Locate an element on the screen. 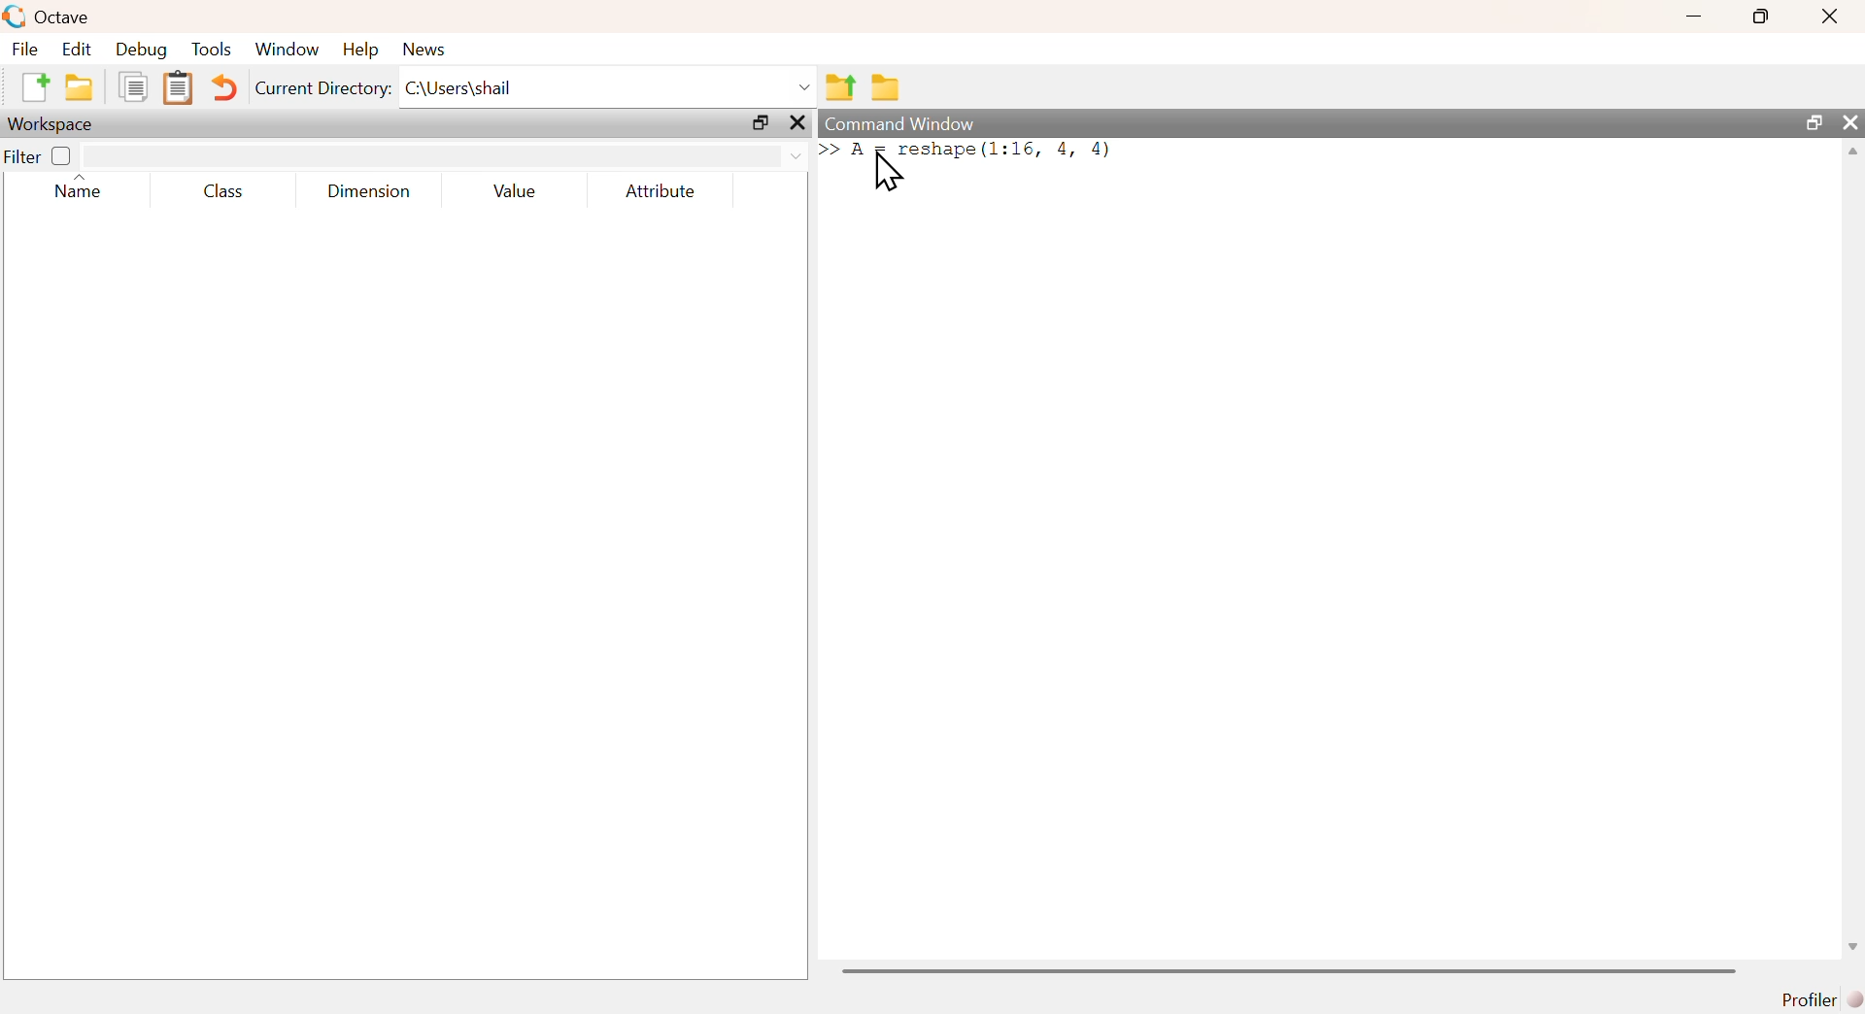  news is located at coordinates (433, 49).